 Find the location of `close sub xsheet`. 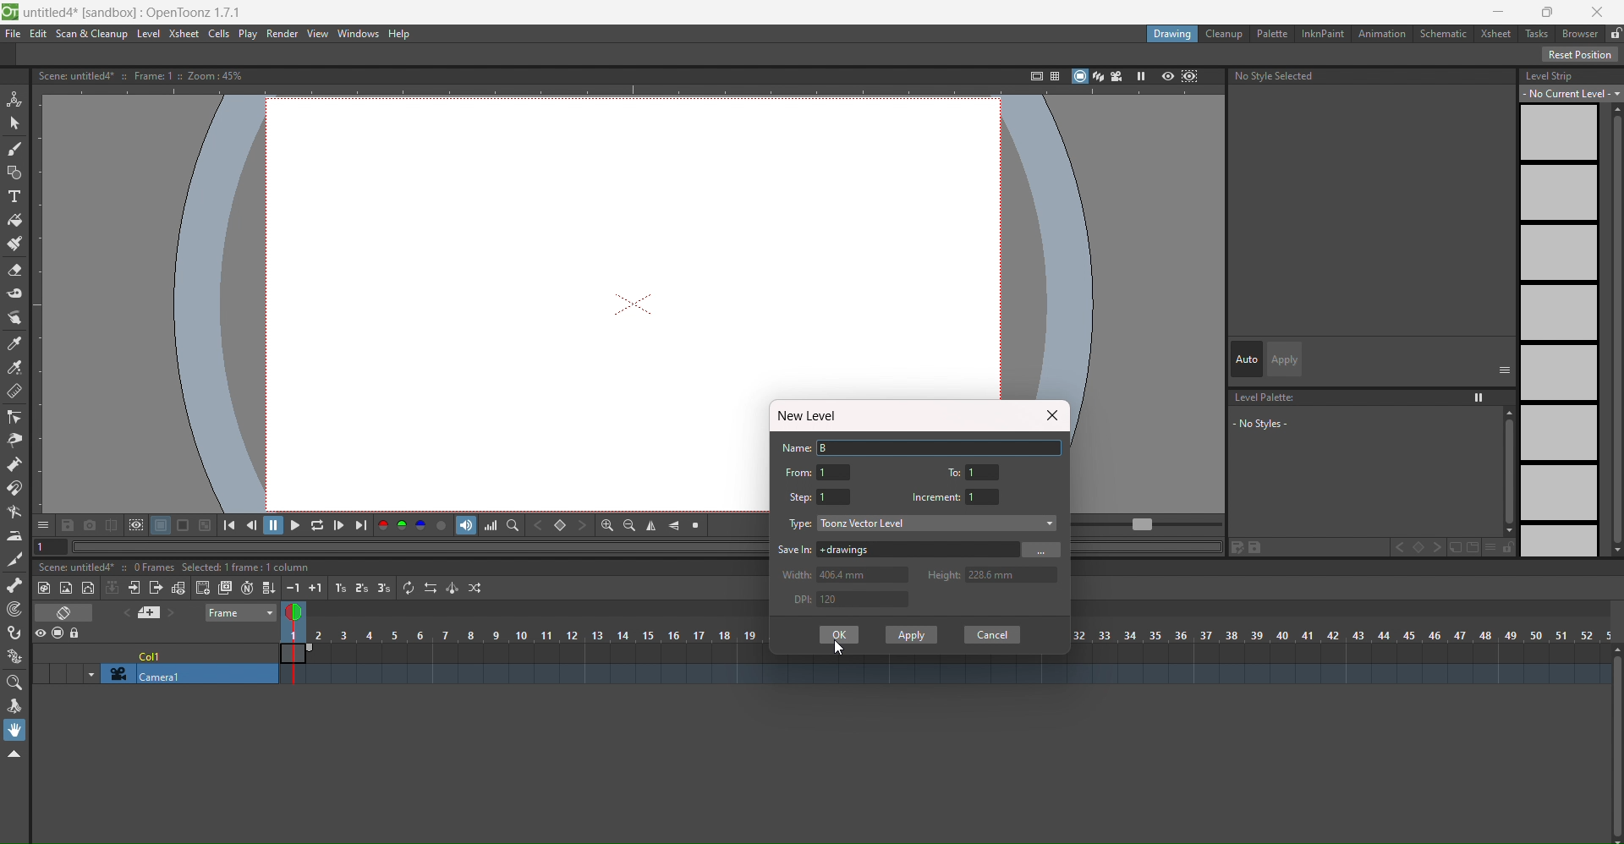

close sub xsheet is located at coordinates (156, 588).